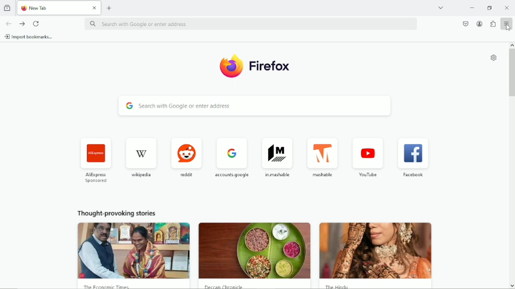 This screenshot has width=515, height=289. Describe the element at coordinates (494, 57) in the screenshot. I see `personalize new tab` at that location.